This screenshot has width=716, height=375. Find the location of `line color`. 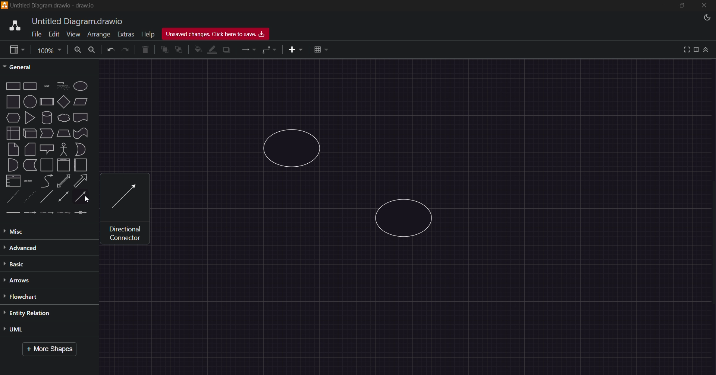

line color is located at coordinates (212, 49).